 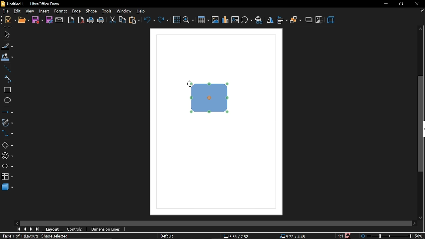 What do you see at coordinates (38, 20) in the screenshot?
I see `save` at bounding box center [38, 20].